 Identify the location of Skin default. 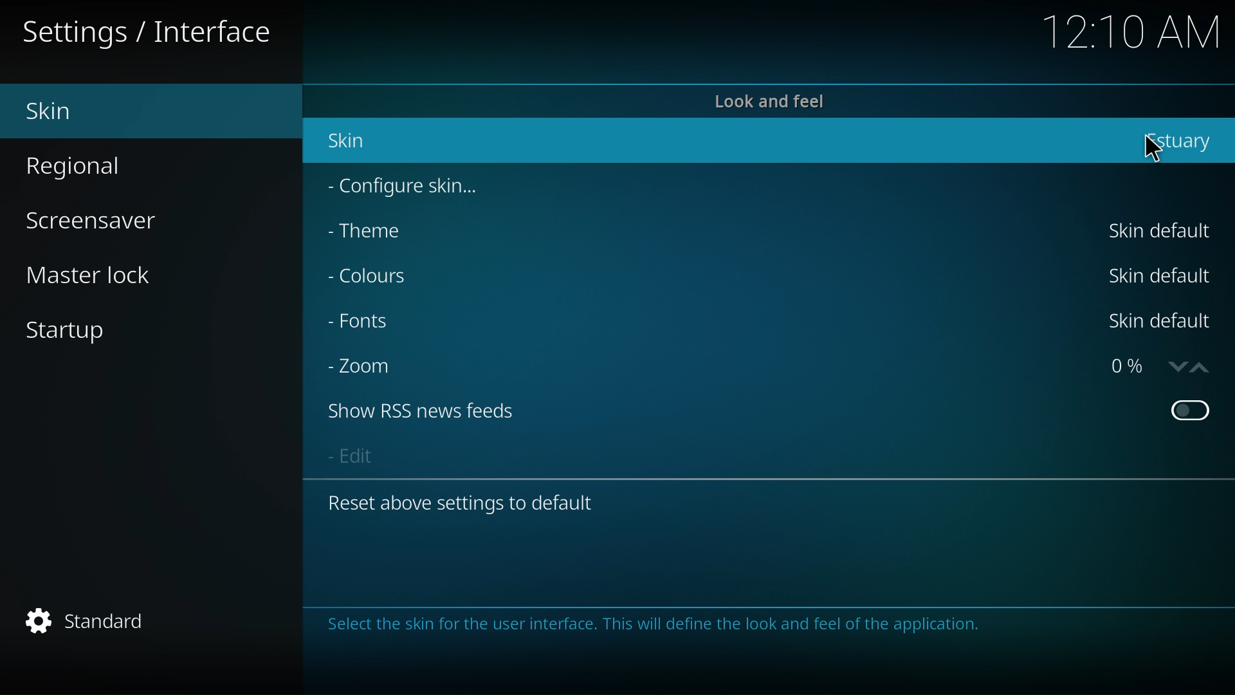
(1155, 320).